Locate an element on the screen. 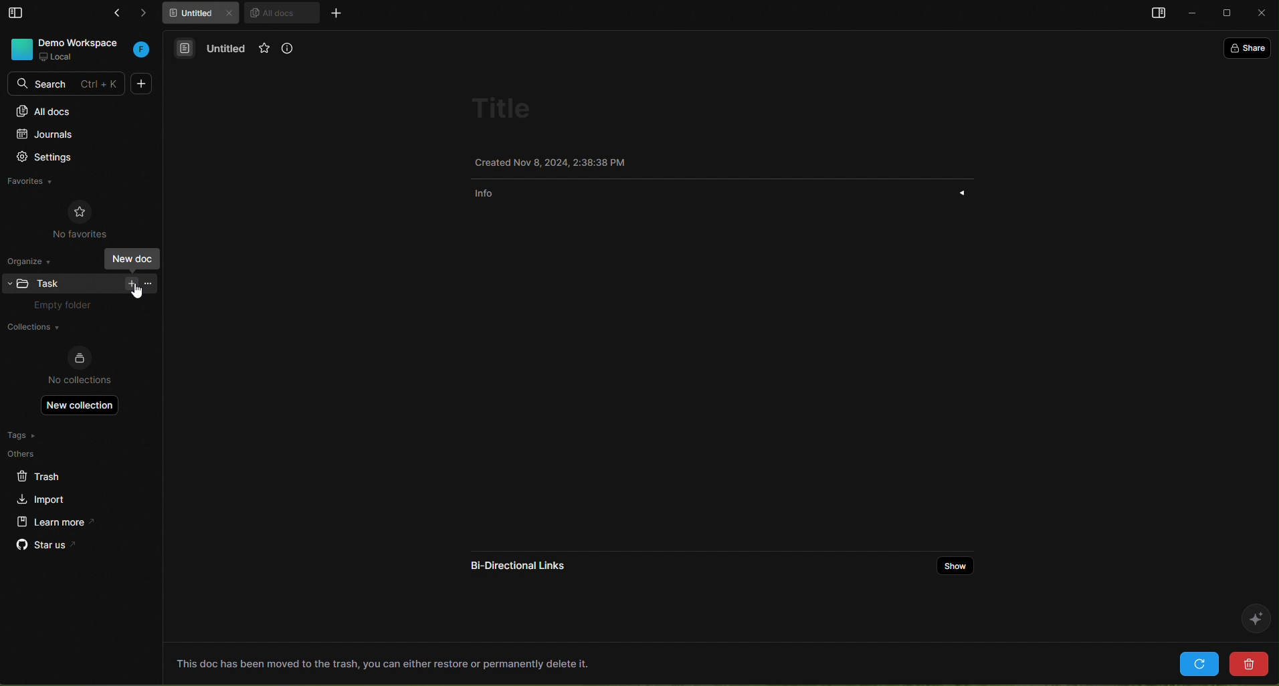  collections is located at coordinates (75, 328).